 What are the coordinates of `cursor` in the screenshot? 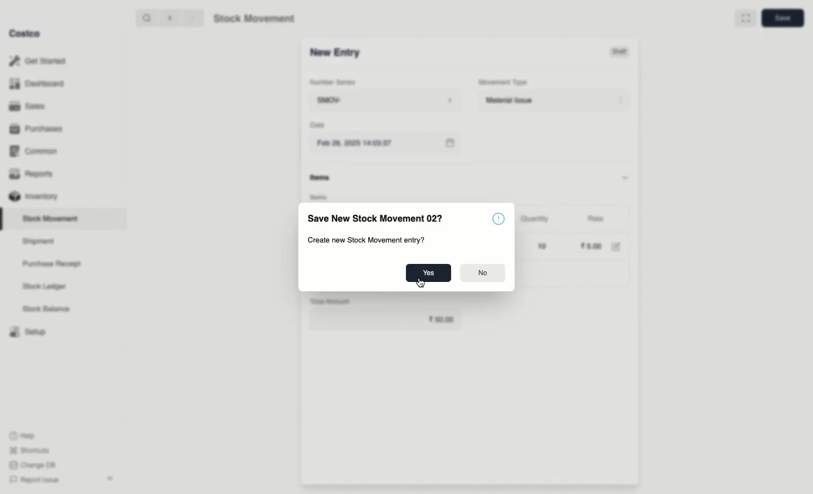 It's located at (419, 282).